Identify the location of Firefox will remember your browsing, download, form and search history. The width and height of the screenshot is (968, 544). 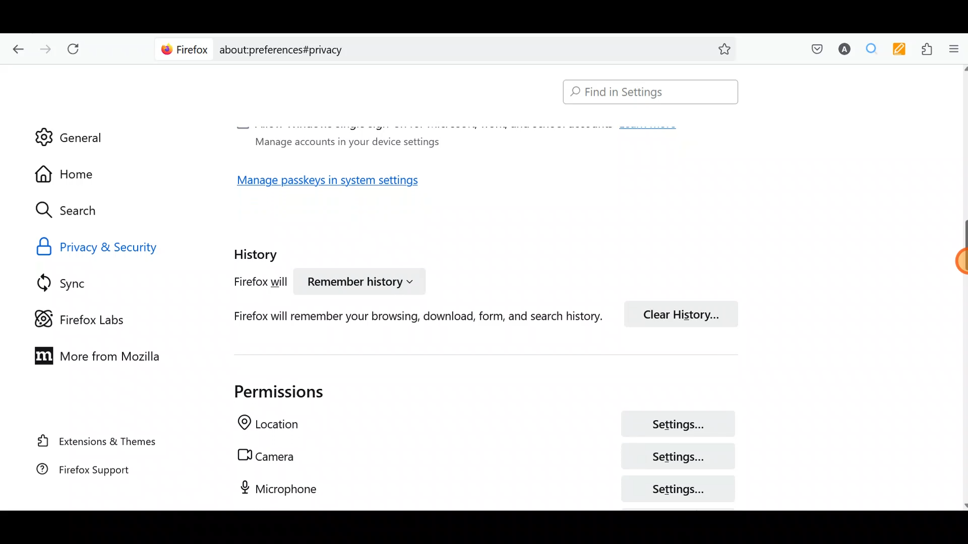
(404, 316).